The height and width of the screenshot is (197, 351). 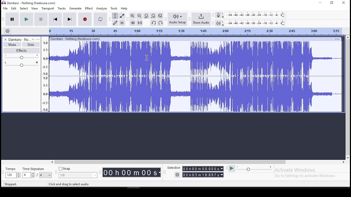 What do you see at coordinates (12, 45) in the screenshot?
I see `mute` at bounding box center [12, 45].